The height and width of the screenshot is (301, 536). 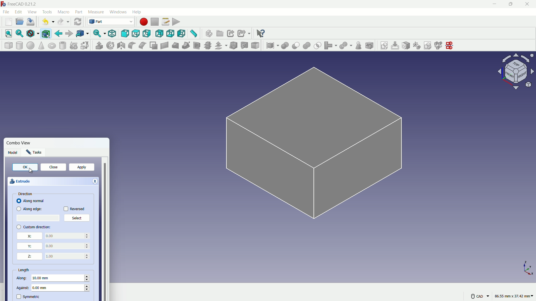 What do you see at coordinates (159, 34) in the screenshot?
I see `back view` at bounding box center [159, 34].